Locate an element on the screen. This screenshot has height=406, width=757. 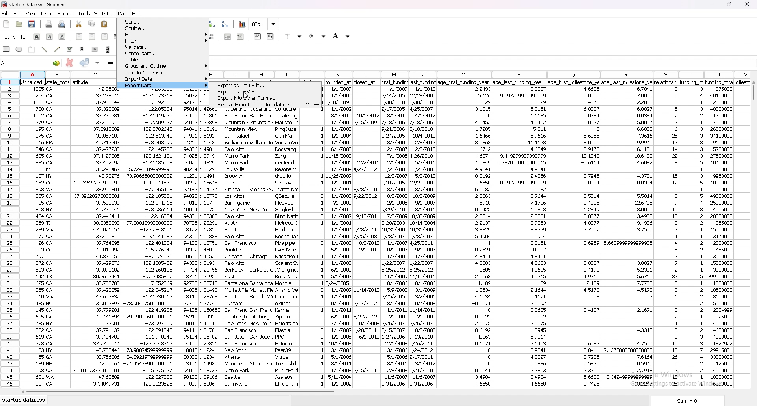
resize is located at coordinates (730, 4).